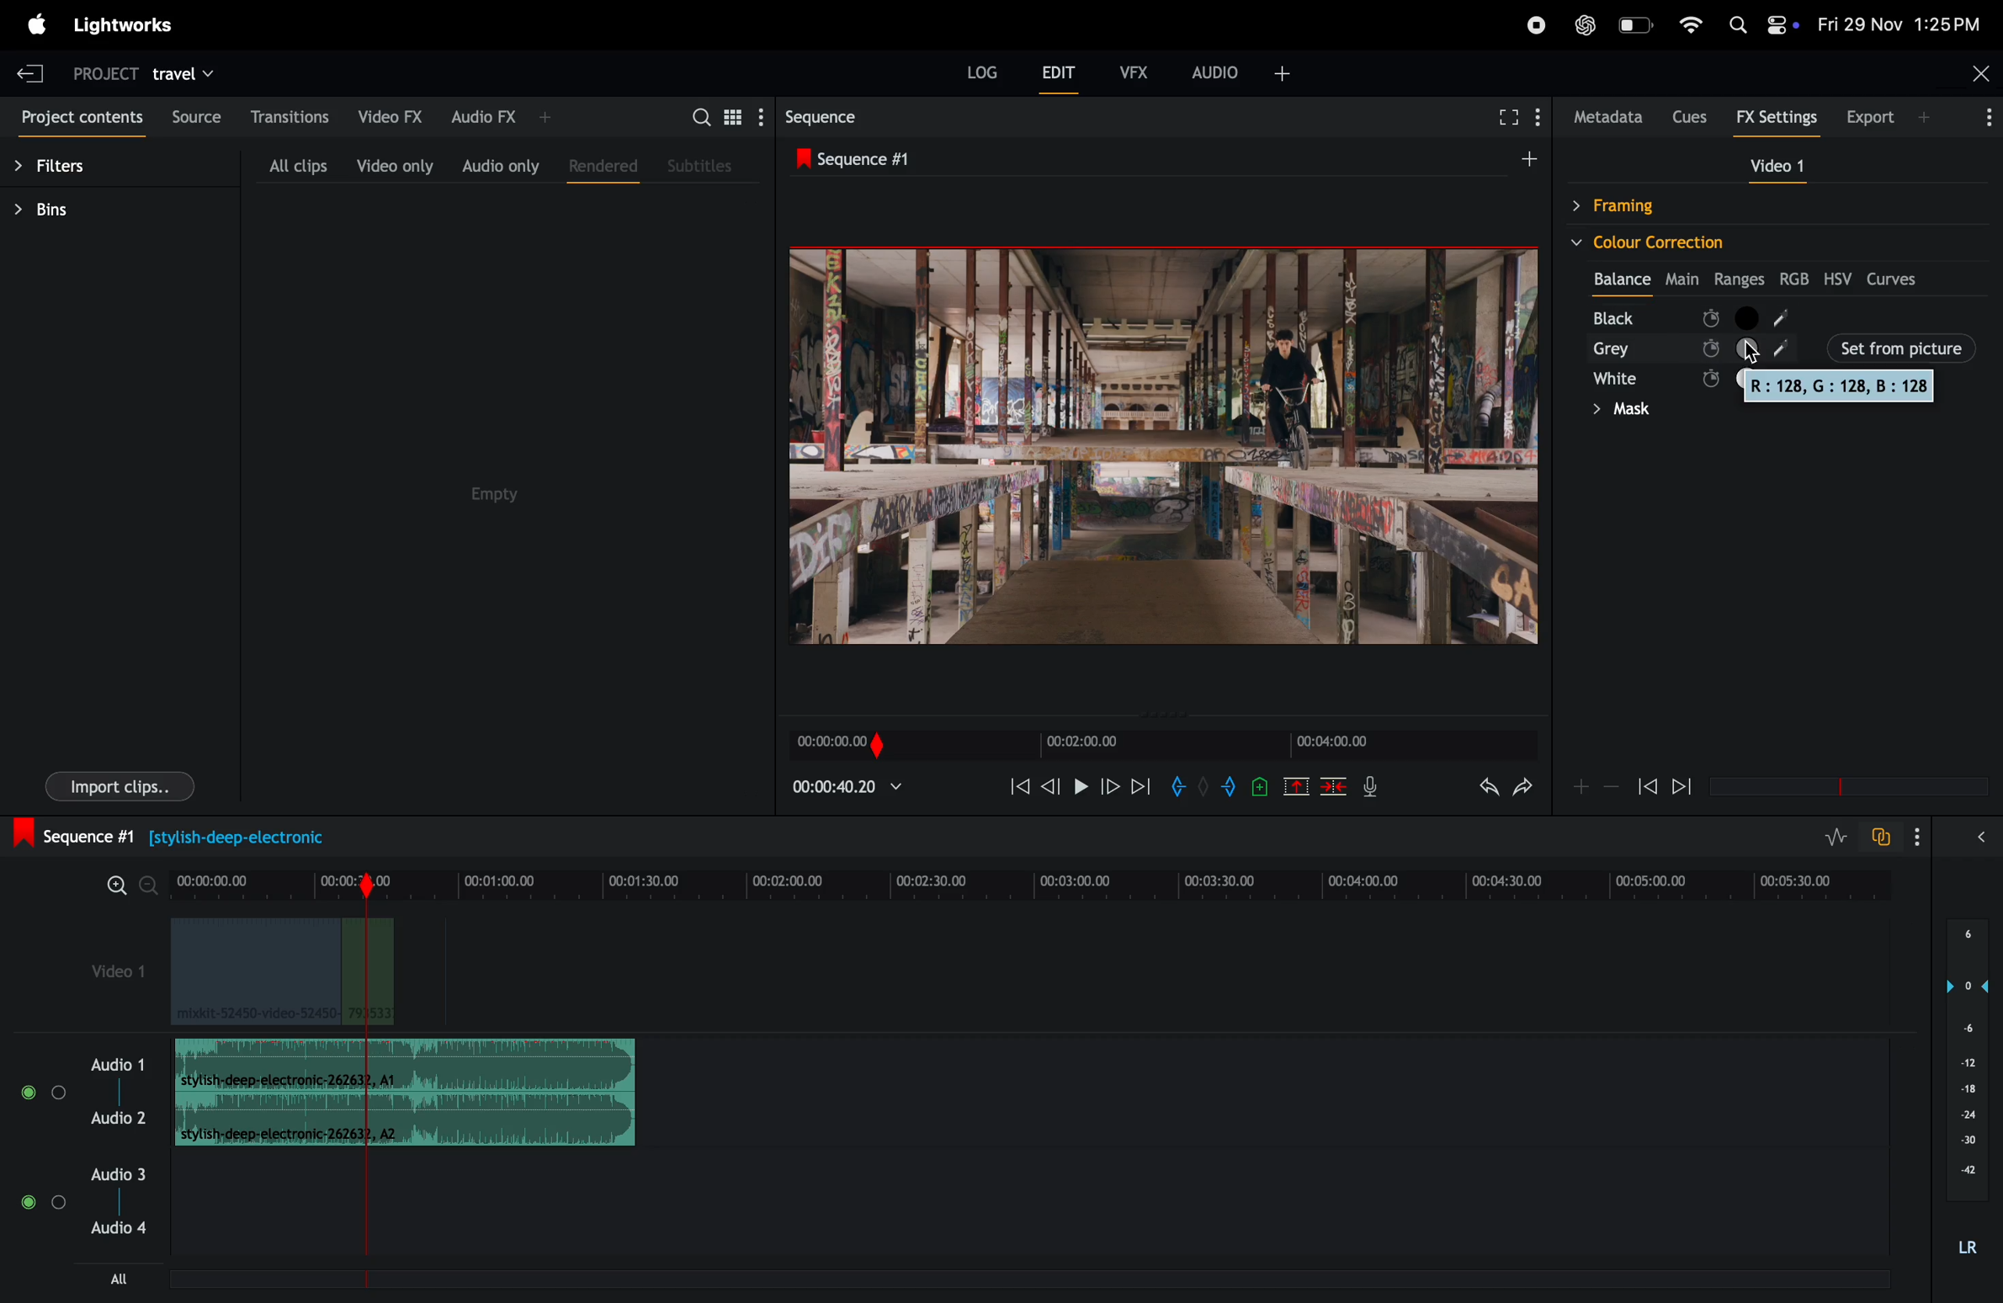 This screenshot has height=1303, width=2003. Describe the element at coordinates (1689, 116) in the screenshot. I see `cues` at that location.